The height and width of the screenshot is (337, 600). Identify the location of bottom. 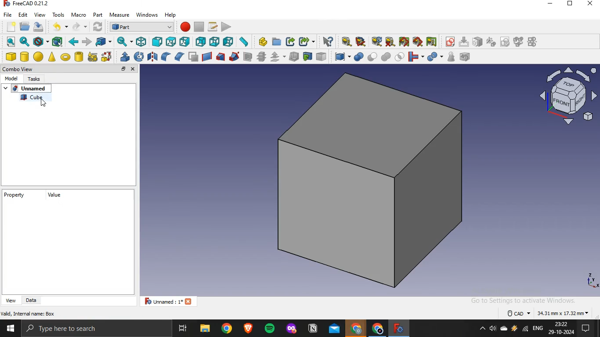
(215, 42).